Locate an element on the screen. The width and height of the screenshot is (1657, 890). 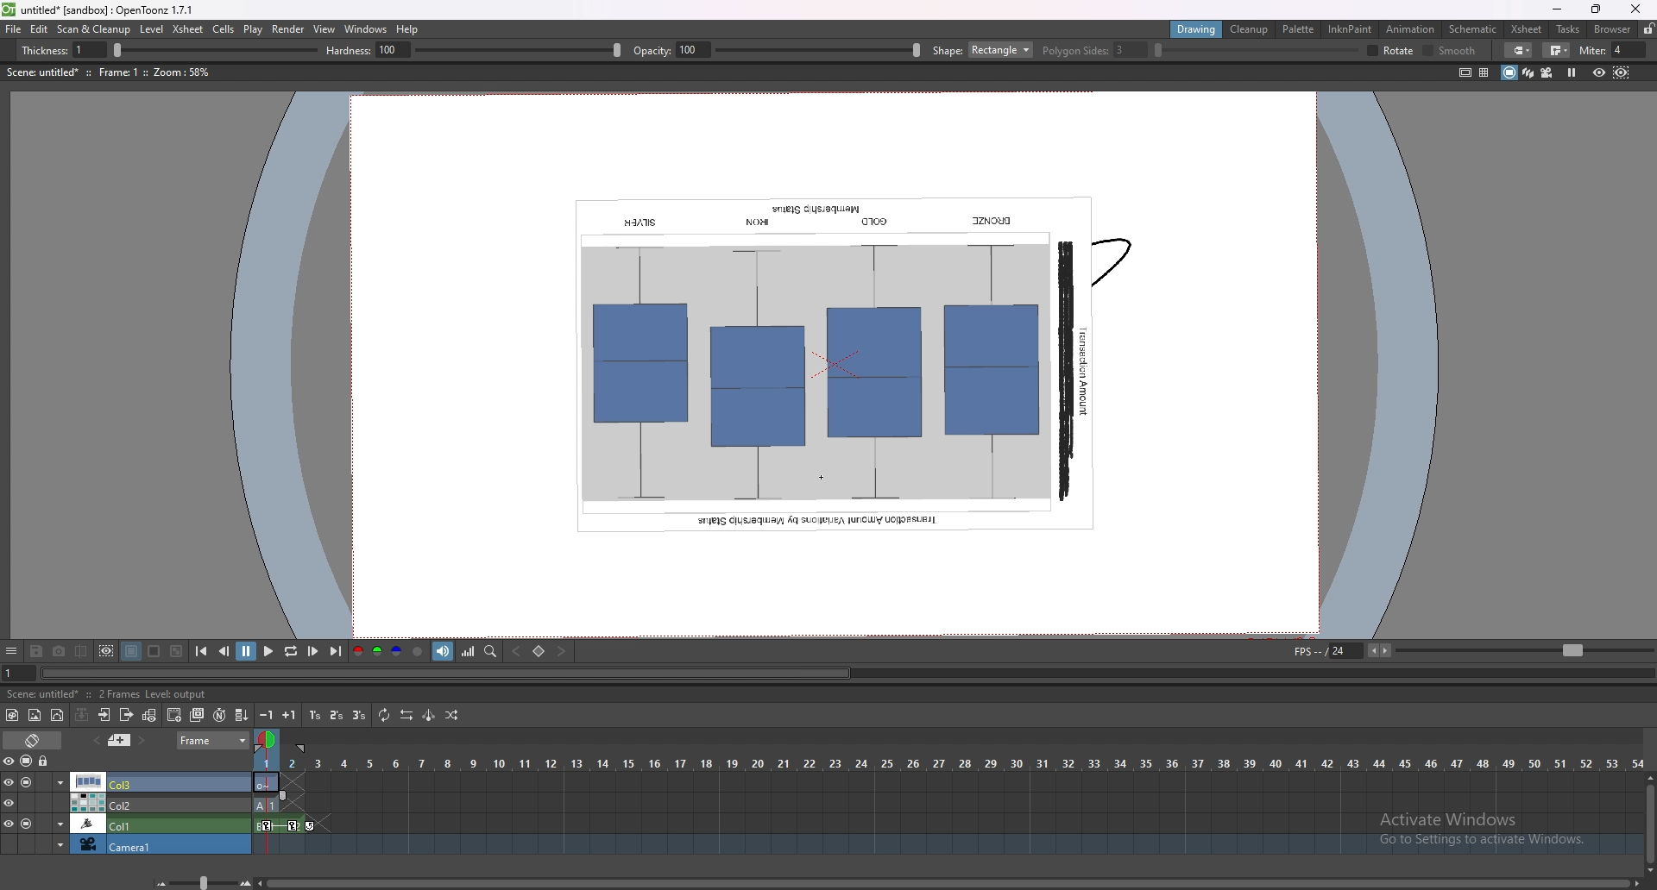
open x subsheet is located at coordinates (104, 715).